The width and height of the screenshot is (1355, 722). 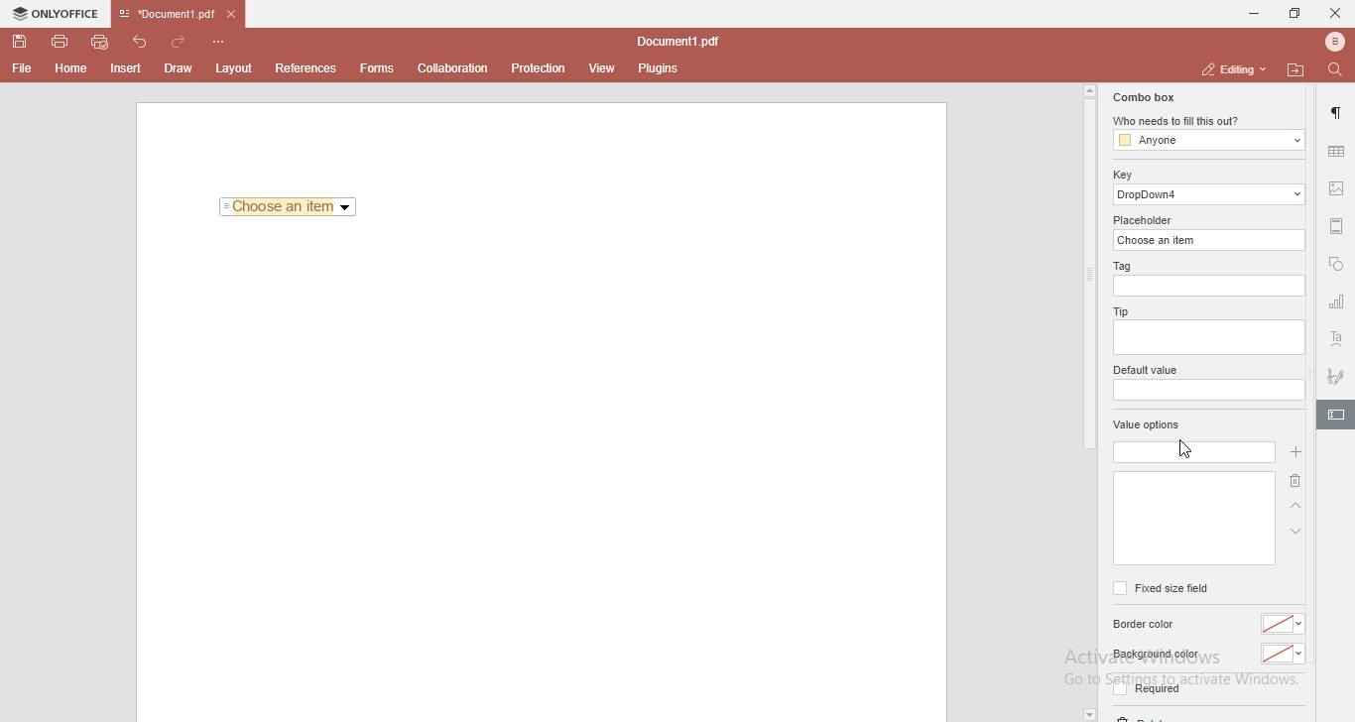 What do you see at coordinates (1210, 194) in the screenshot?
I see `dropdown 4` at bounding box center [1210, 194].